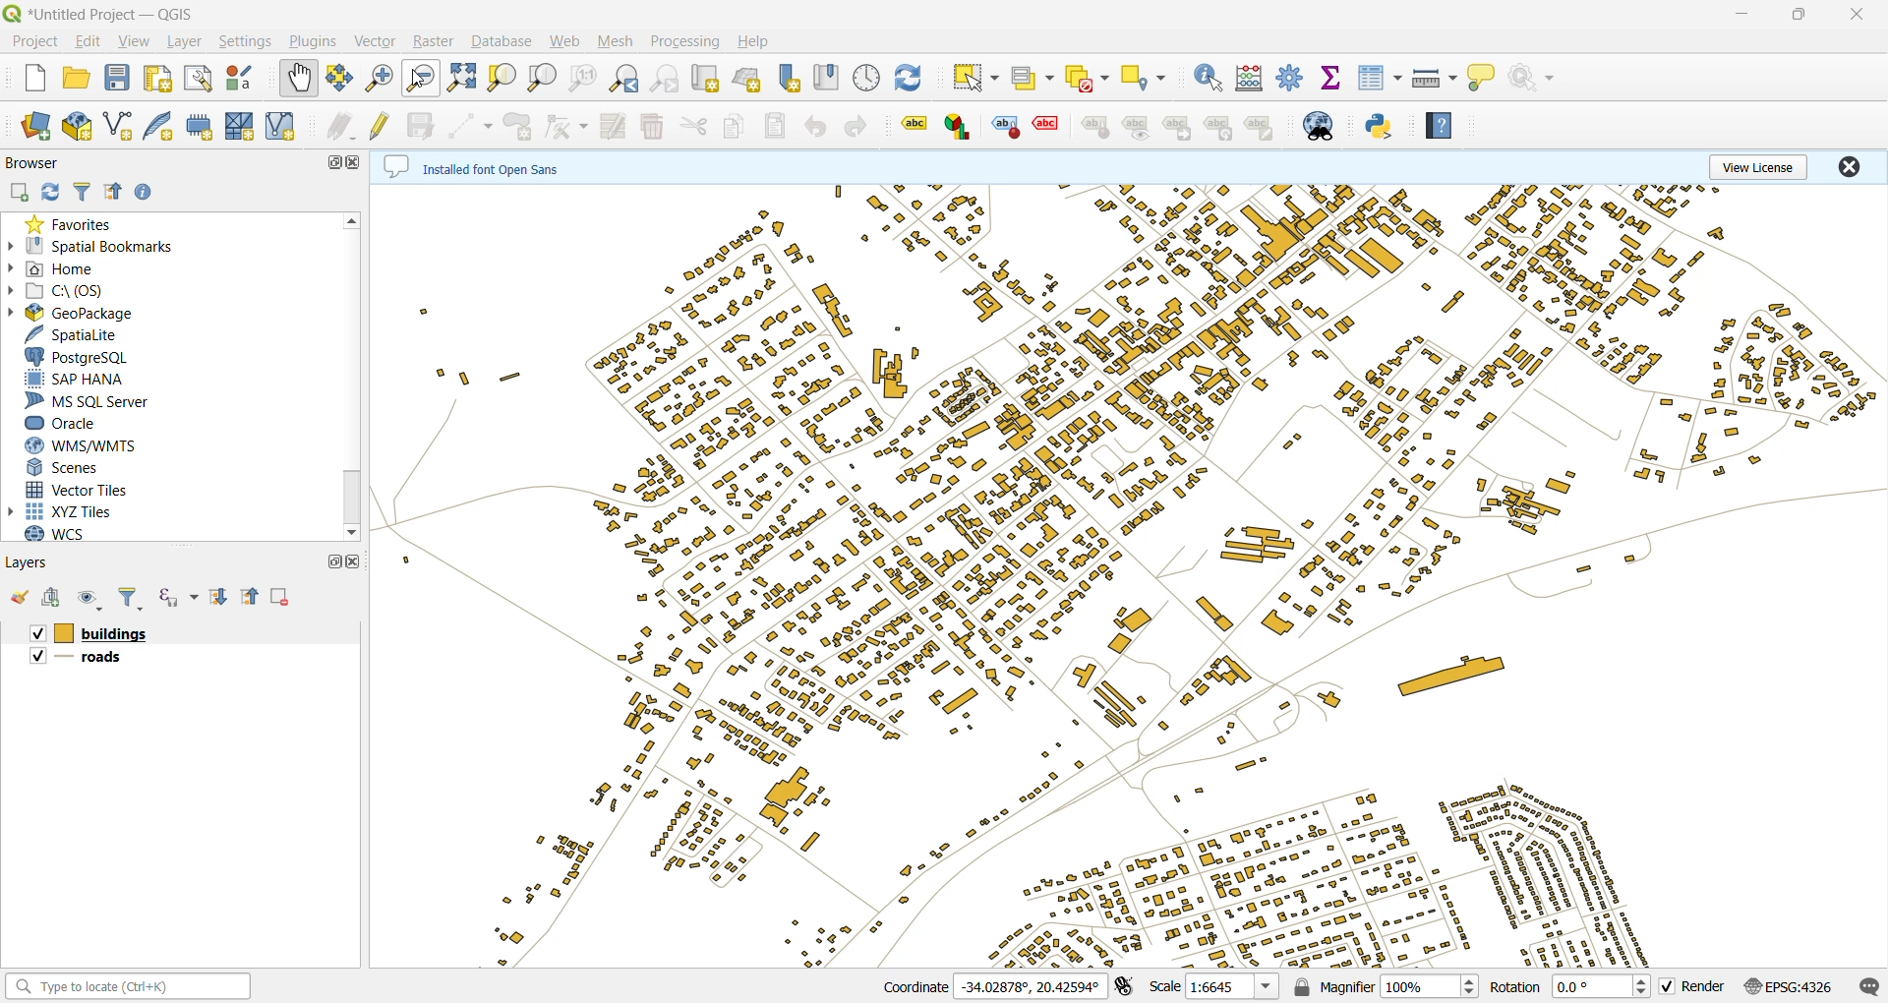 This screenshot has width=1888, height=1003. Describe the element at coordinates (909, 76) in the screenshot. I see `refresh` at that location.